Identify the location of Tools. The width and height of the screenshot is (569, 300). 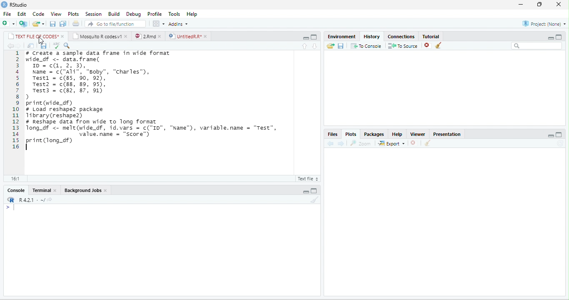
(175, 15).